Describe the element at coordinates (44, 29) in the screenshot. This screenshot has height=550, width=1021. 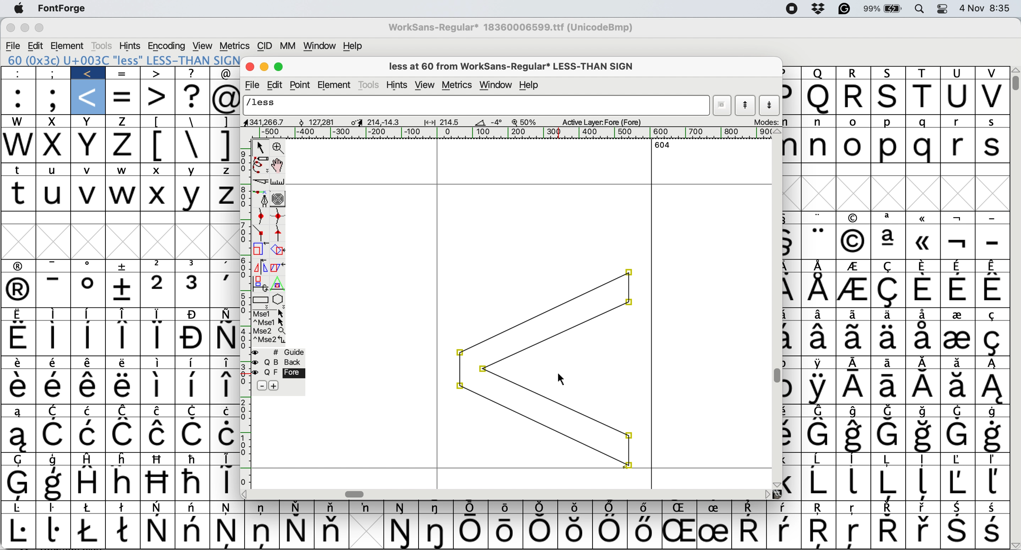
I see `maximise` at that location.